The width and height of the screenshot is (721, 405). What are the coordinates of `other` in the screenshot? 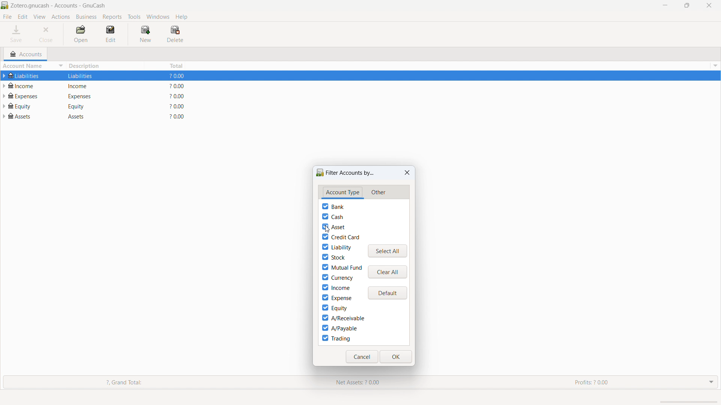 It's located at (378, 193).